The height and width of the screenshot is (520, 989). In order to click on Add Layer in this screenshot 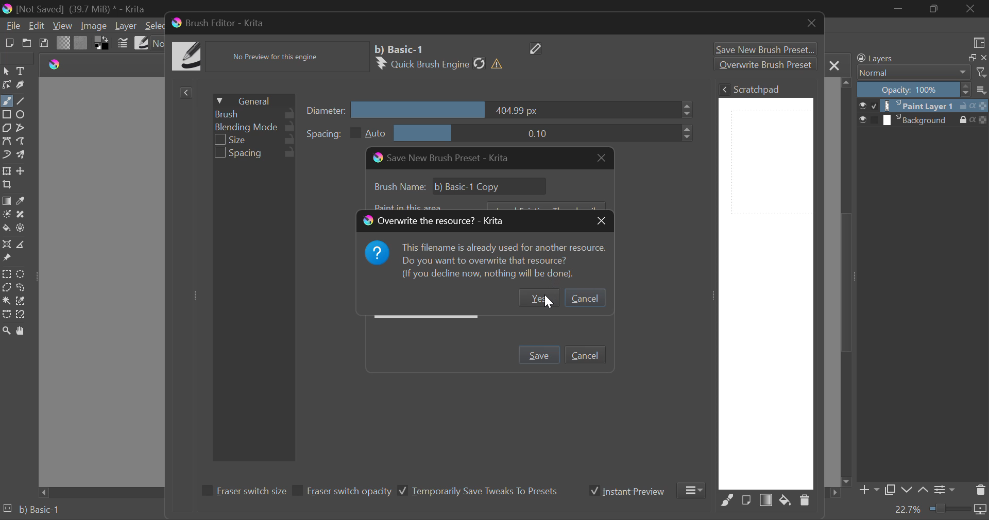, I will do `click(868, 490)`.